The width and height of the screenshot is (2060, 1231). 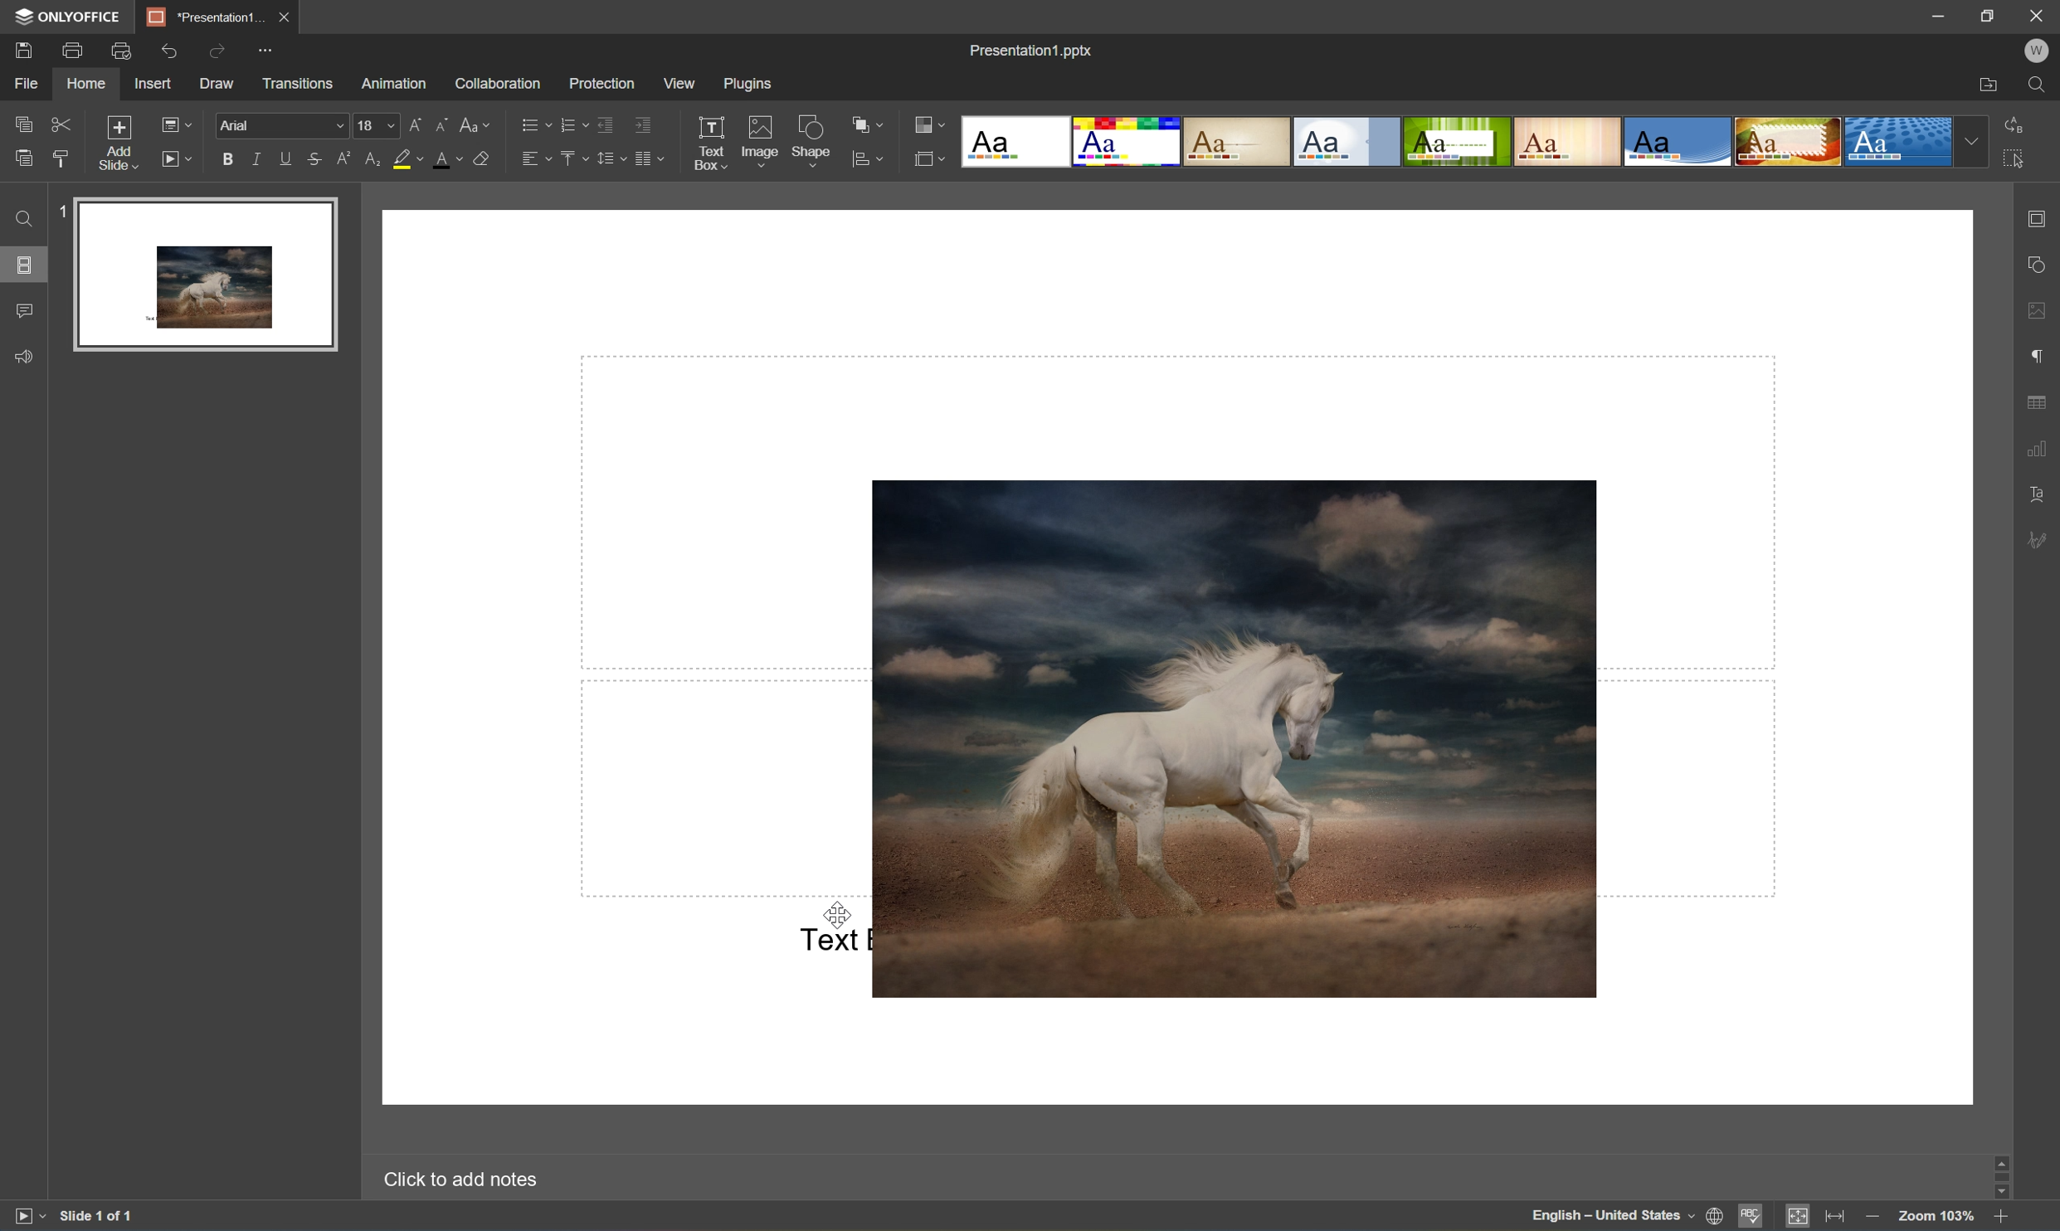 What do you see at coordinates (833, 937) in the screenshot?
I see `Text` at bounding box center [833, 937].